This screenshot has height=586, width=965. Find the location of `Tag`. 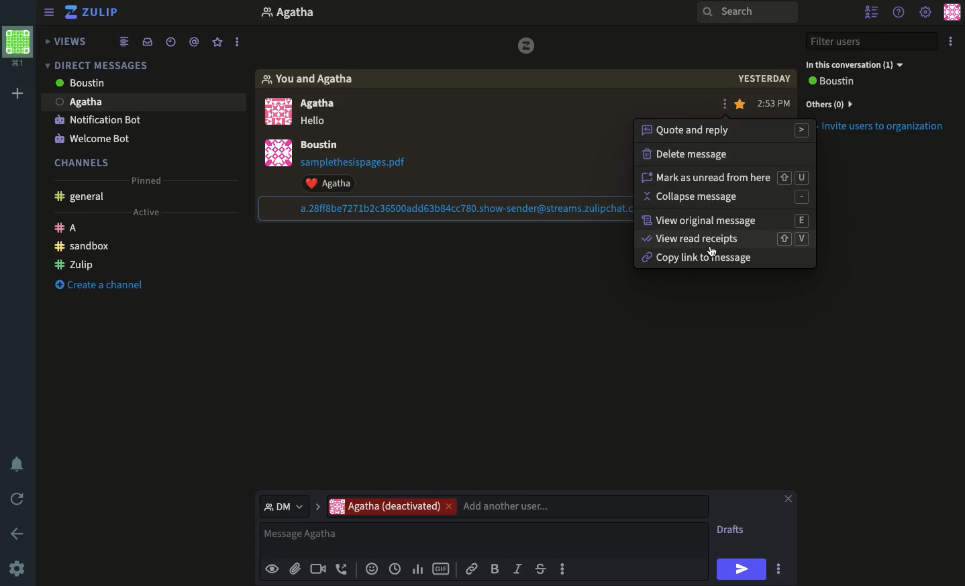

Tag is located at coordinates (196, 40).